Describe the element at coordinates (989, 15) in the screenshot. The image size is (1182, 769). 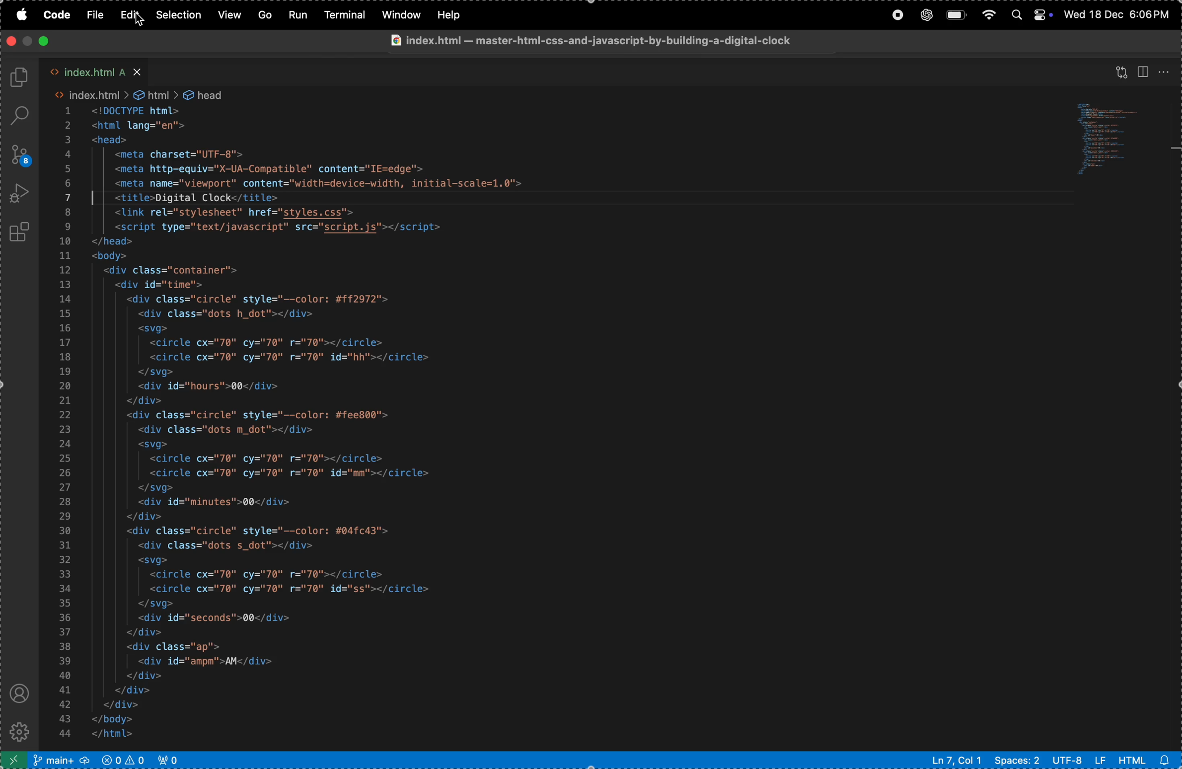
I see `wifi` at that location.